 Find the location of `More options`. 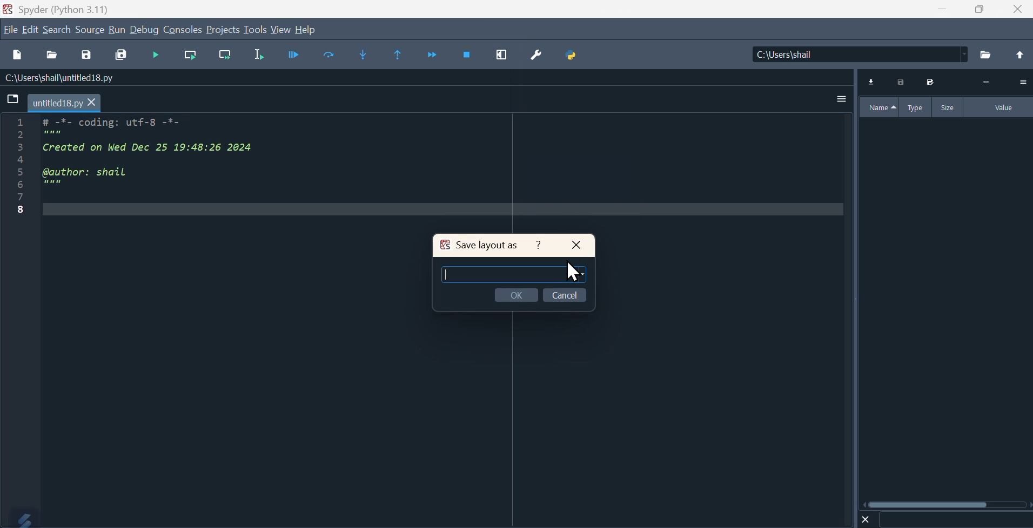

More options is located at coordinates (842, 98).